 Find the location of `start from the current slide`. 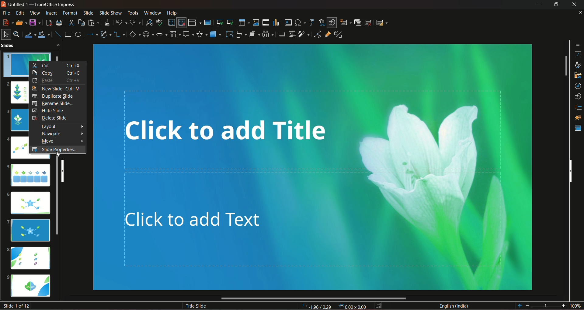

start from the current slide is located at coordinates (230, 22).